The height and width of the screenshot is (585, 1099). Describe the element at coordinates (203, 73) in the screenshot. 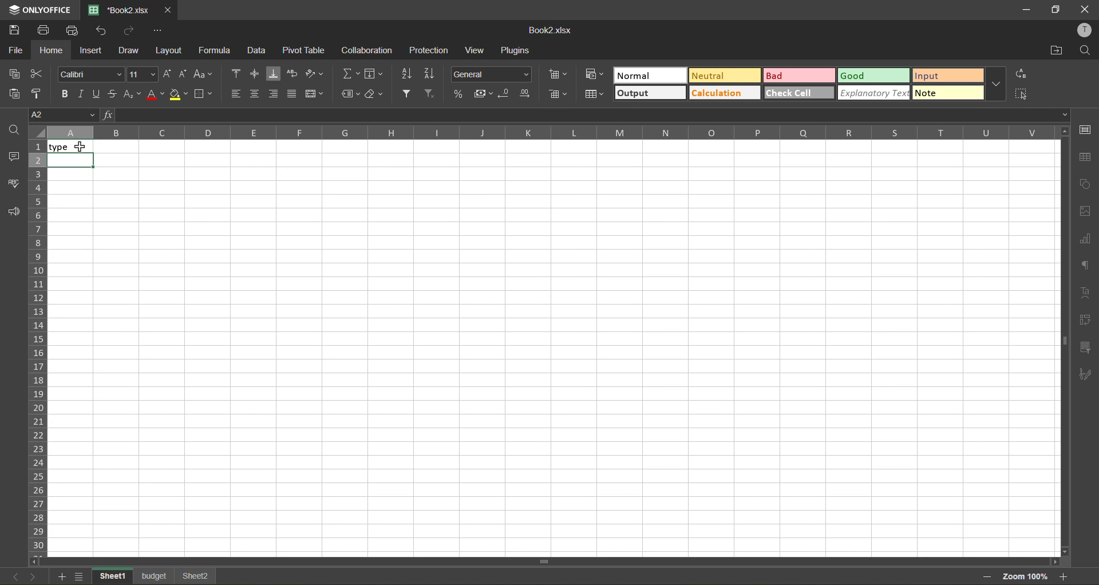

I see `change case` at that location.